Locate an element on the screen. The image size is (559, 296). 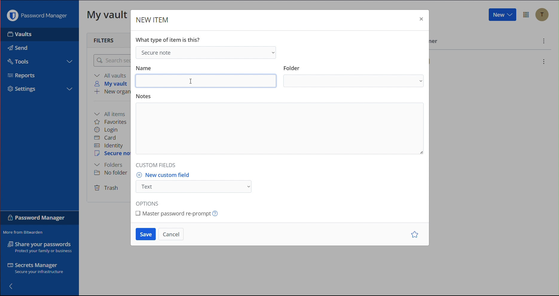
Account is located at coordinates (544, 16).